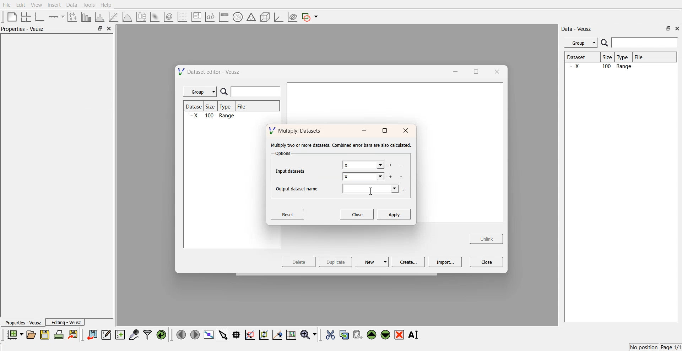  I want to click on File, so click(645, 57).